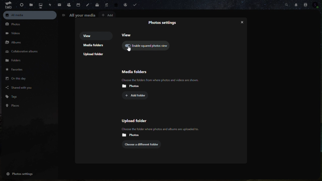 The height and width of the screenshot is (181, 322). What do you see at coordinates (16, 42) in the screenshot?
I see `Albums ` at bounding box center [16, 42].